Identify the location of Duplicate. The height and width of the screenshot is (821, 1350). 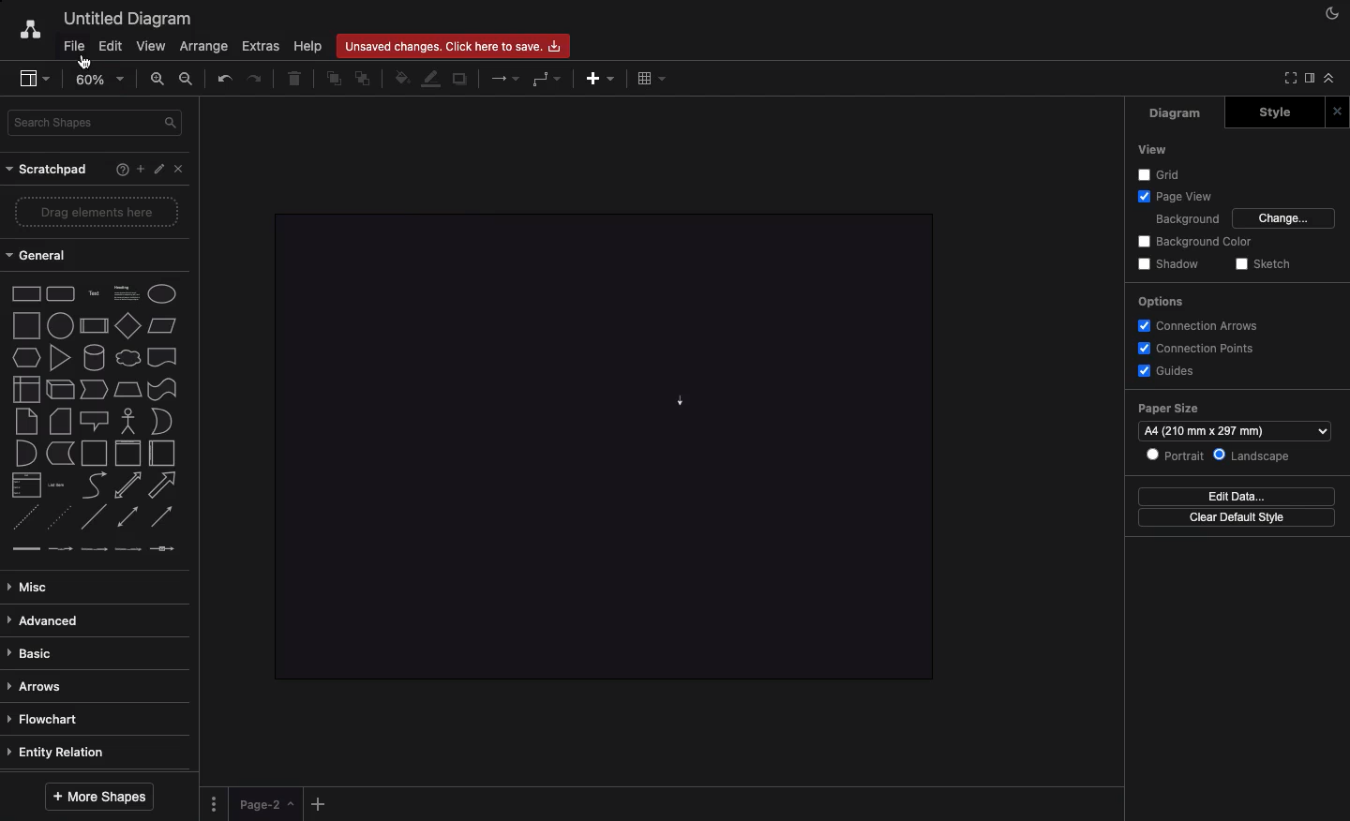
(459, 81).